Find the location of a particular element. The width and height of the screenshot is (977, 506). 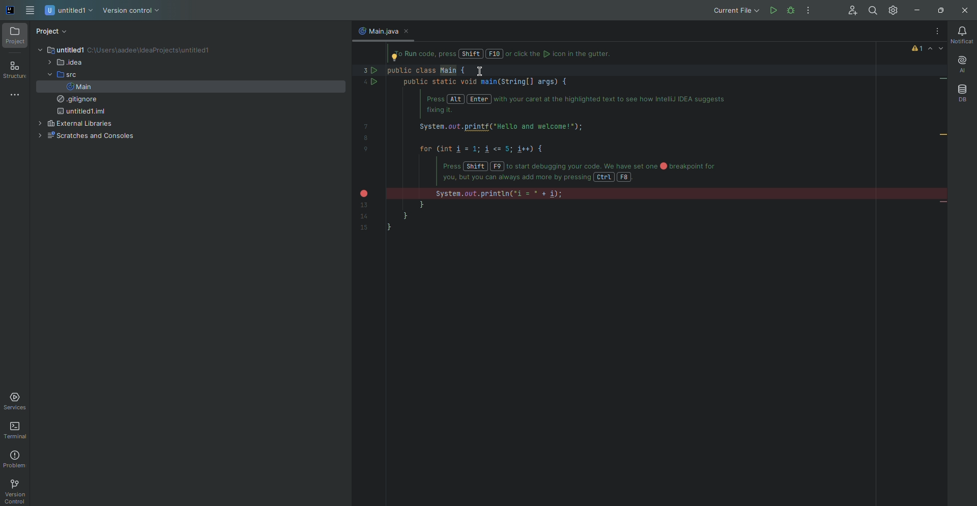

Restore is located at coordinates (939, 10).